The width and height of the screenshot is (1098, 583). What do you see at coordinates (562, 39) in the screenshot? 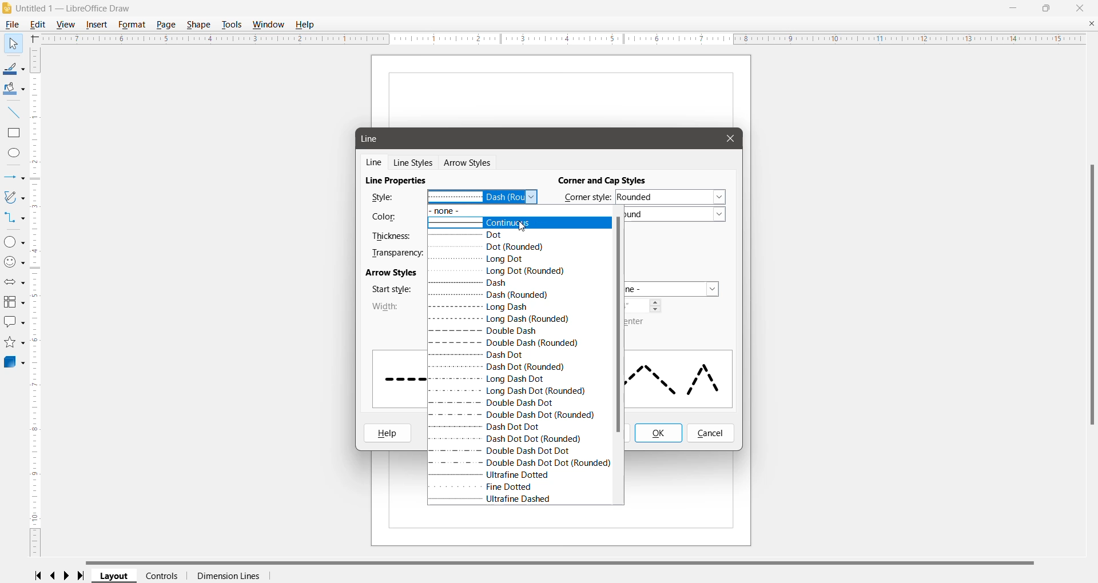
I see `Horizontal Ruler` at bounding box center [562, 39].